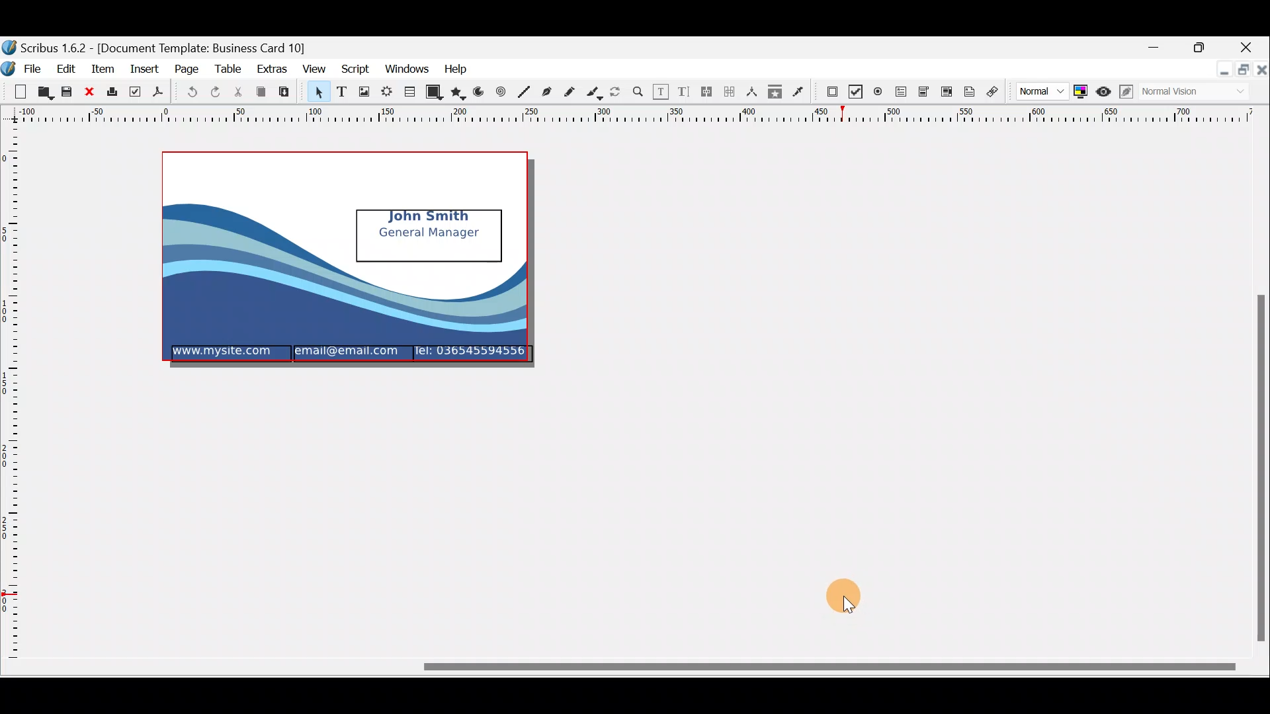 The width and height of the screenshot is (1270, 714). What do you see at coordinates (1220, 75) in the screenshot?
I see `Minimise` at bounding box center [1220, 75].